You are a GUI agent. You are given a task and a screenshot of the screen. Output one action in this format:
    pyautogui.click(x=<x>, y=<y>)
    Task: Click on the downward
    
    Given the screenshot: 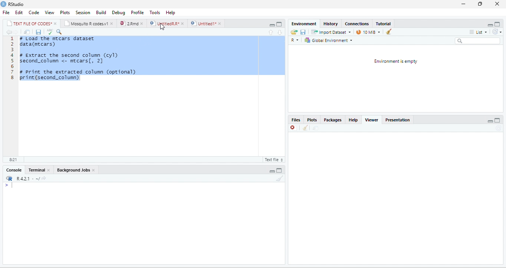 What is the action you would take?
    pyautogui.click(x=280, y=32)
    